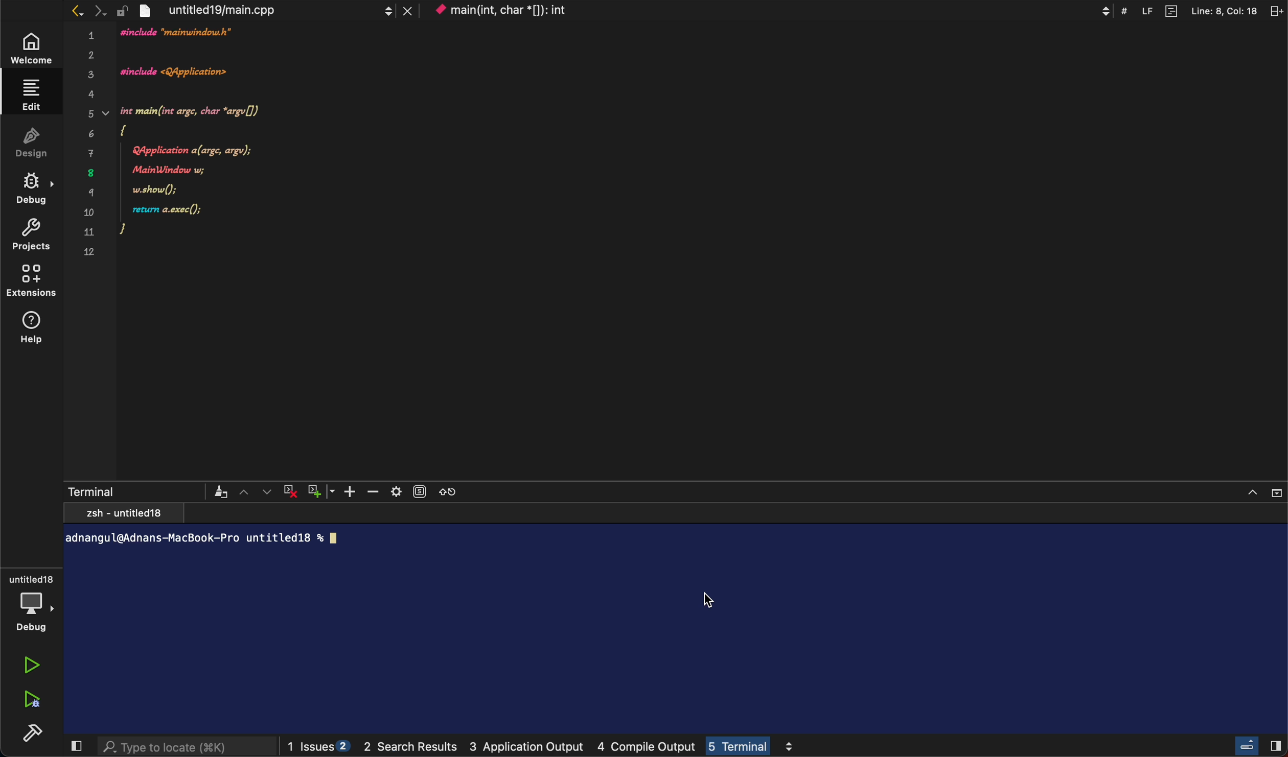 This screenshot has height=757, width=1288. Describe the element at coordinates (30, 734) in the screenshot. I see `build` at that location.